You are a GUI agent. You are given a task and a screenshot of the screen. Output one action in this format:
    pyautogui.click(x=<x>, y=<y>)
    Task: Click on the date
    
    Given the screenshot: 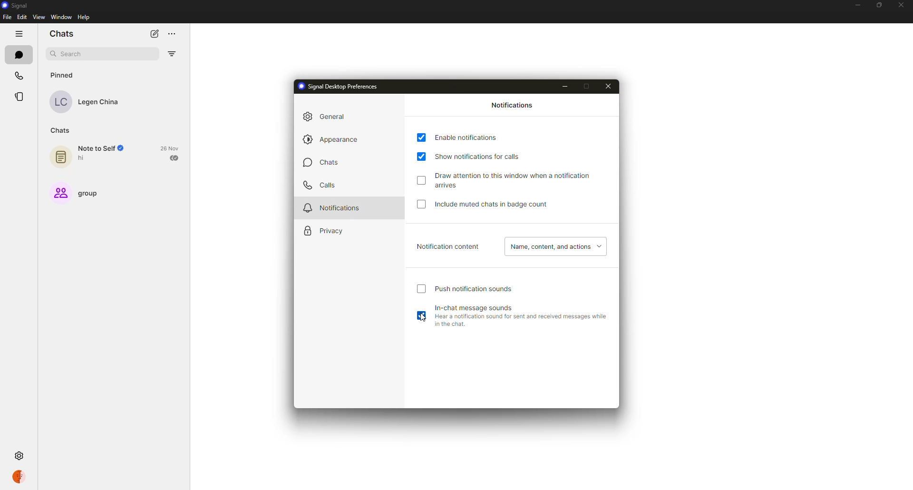 What is the action you would take?
    pyautogui.click(x=170, y=147)
    